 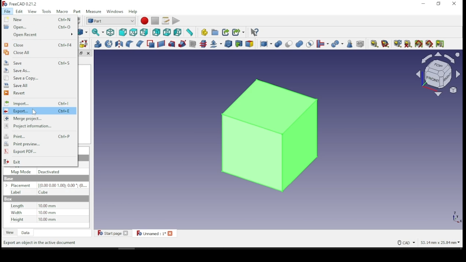 I want to click on view, so click(x=10, y=232).